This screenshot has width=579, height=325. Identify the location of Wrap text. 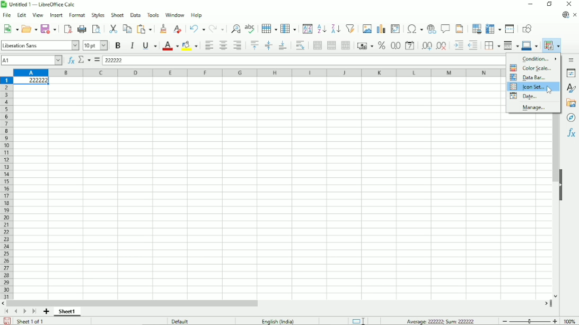
(300, 45).